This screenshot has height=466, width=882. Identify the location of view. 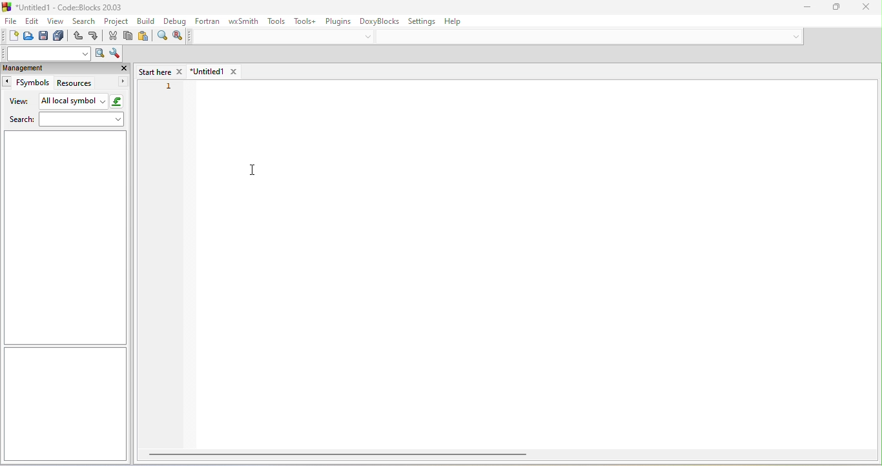
(55, 20).